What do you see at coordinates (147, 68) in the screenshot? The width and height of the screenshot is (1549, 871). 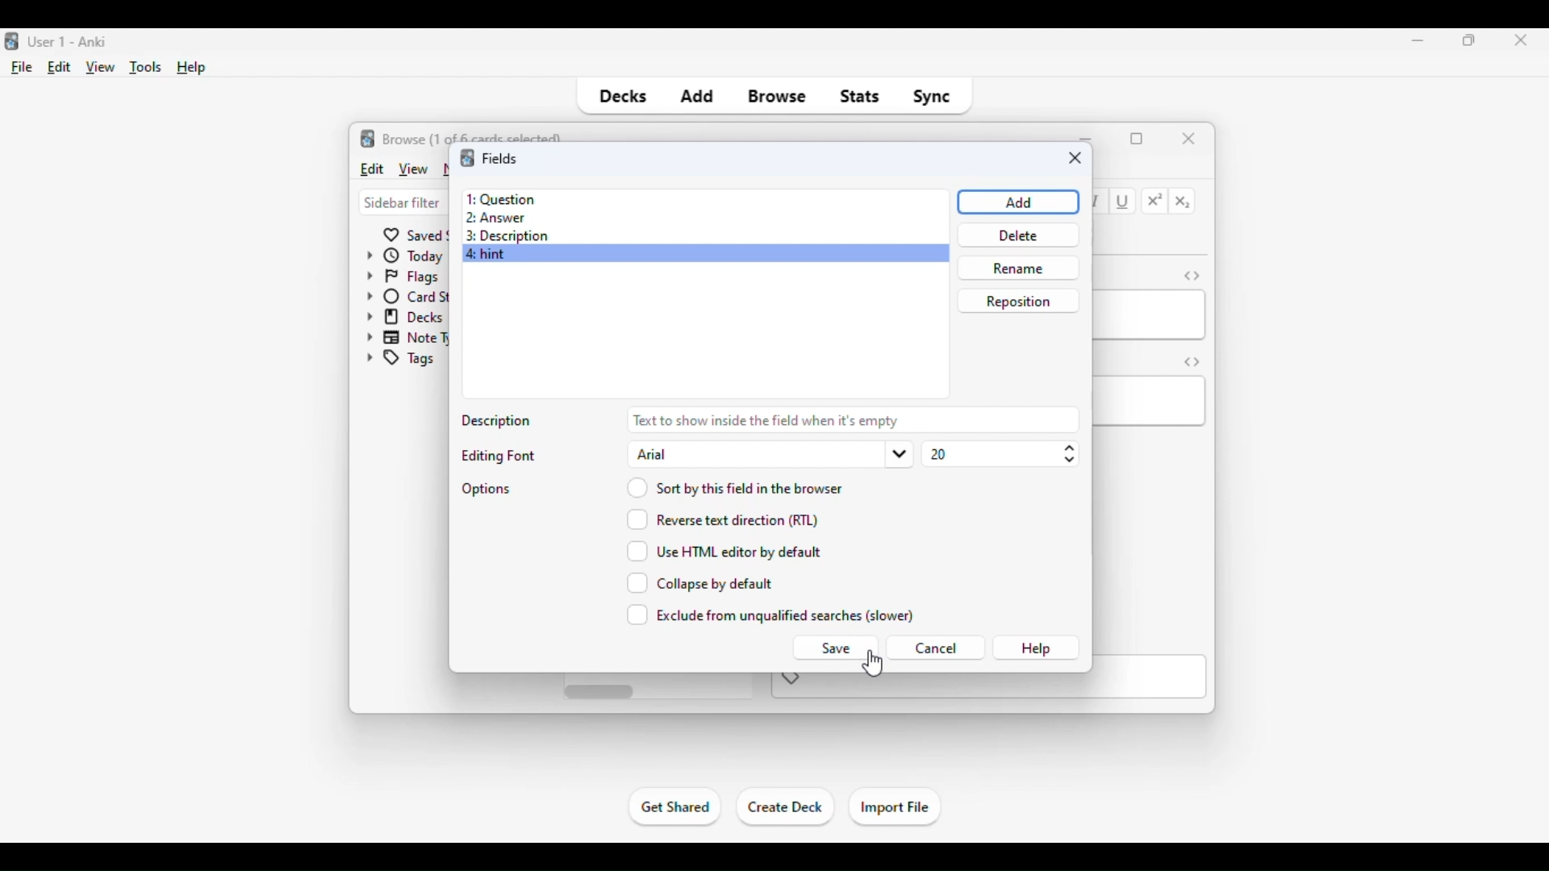 I see `tools` at bounding box center [147, 68].